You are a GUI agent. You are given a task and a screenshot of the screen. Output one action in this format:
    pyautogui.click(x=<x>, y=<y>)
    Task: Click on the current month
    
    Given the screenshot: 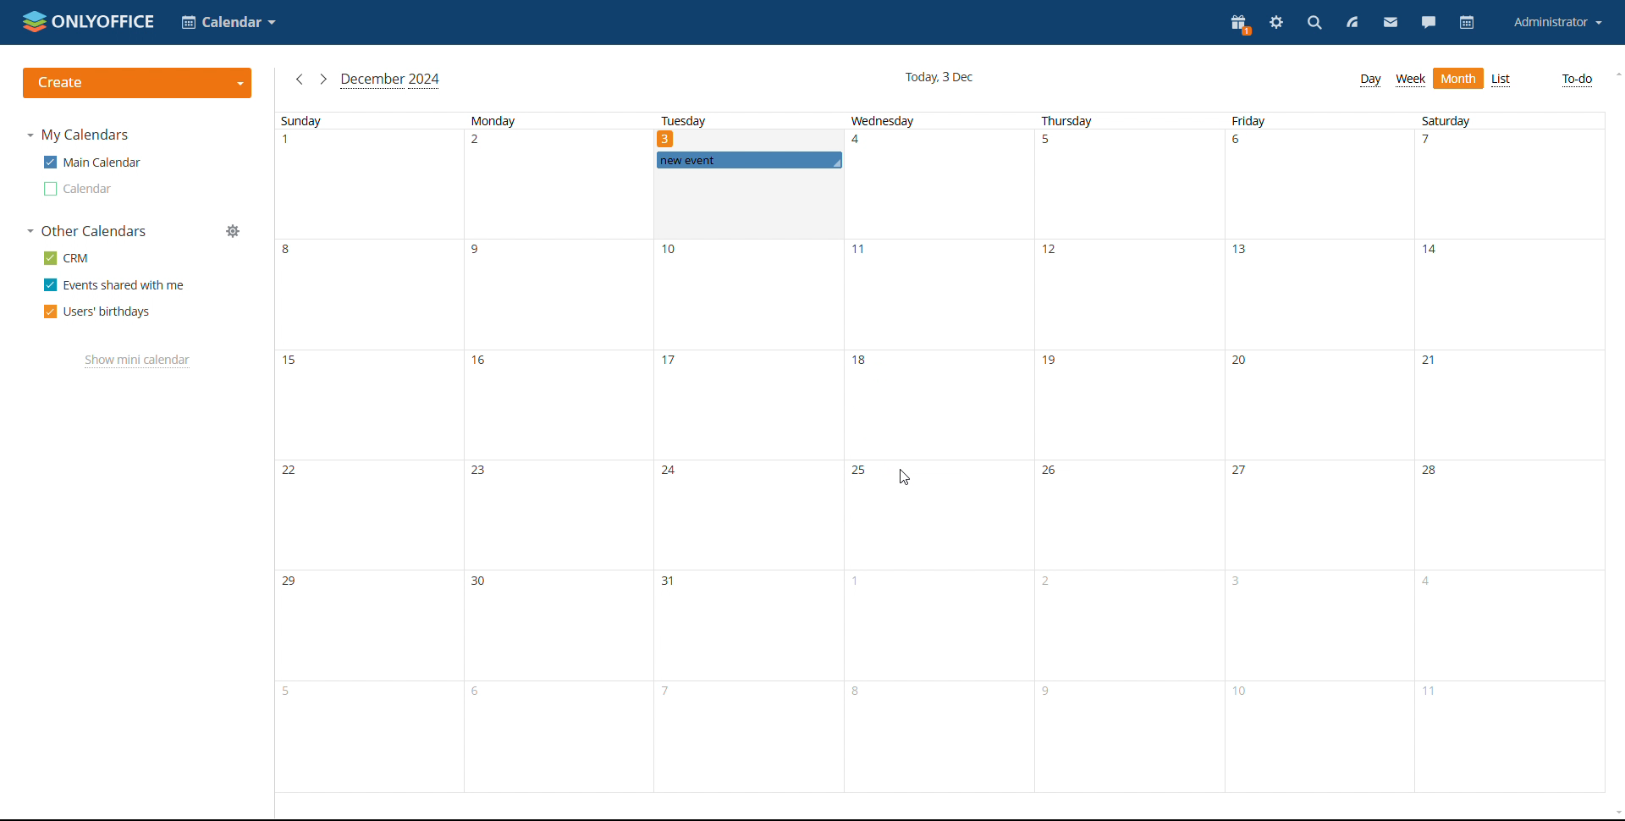 What is the action you would take?
    pyautogui.click(x=391, y=80)
    